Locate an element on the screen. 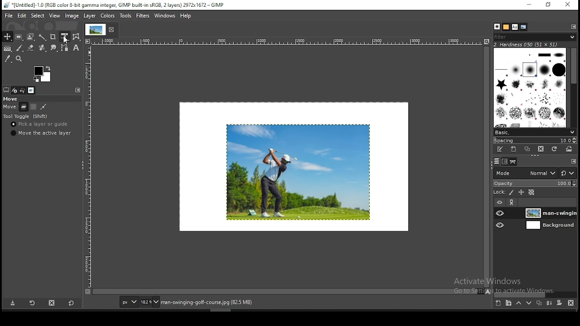 The image size is (580, 326). foreground select tool is located at coordinates (31, 37).